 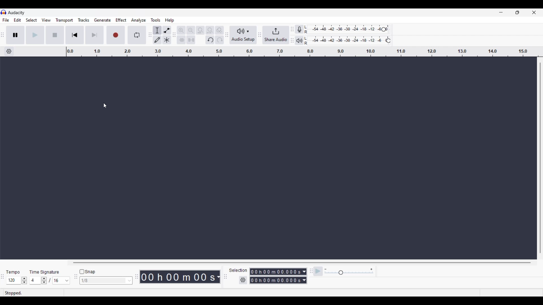 What do you see at coordinates (139, 20) in the screenshot?
I see `Analyze menu` at bounding box center [139, 20].